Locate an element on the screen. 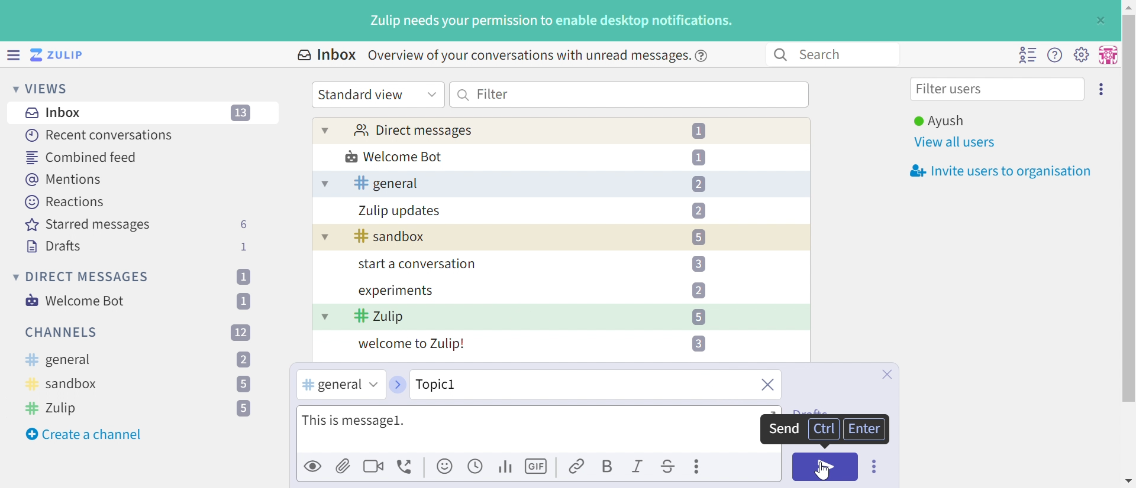 Image resolution: width=1136 pixels, height=488 pixels. Help menu is located at coordinates (1055, 56).